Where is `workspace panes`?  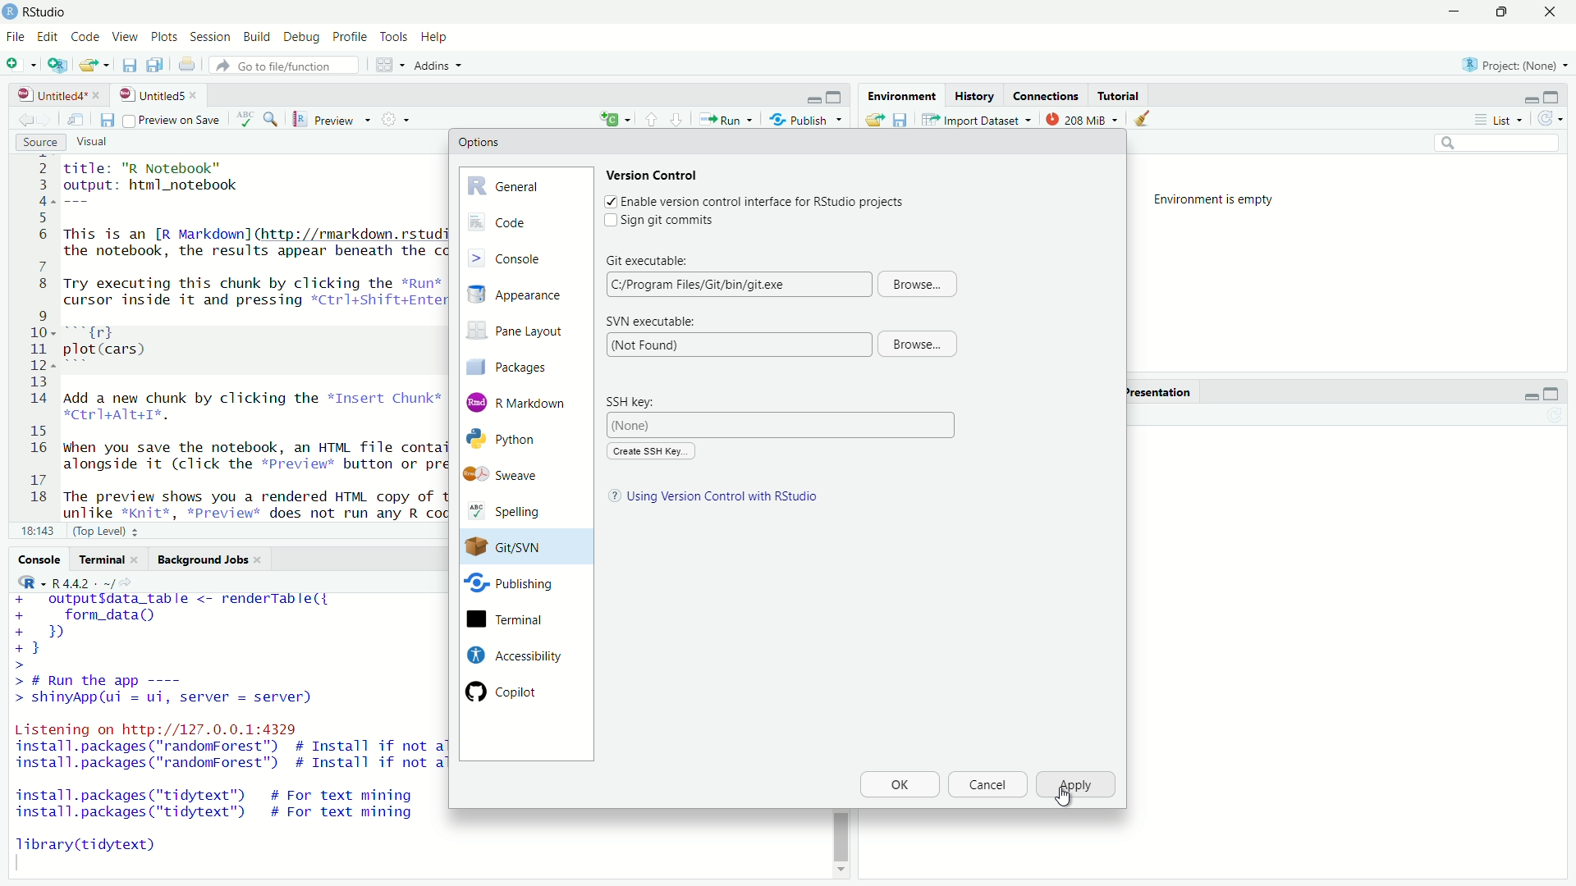 workspace panes is located at coordinates (392, 65).